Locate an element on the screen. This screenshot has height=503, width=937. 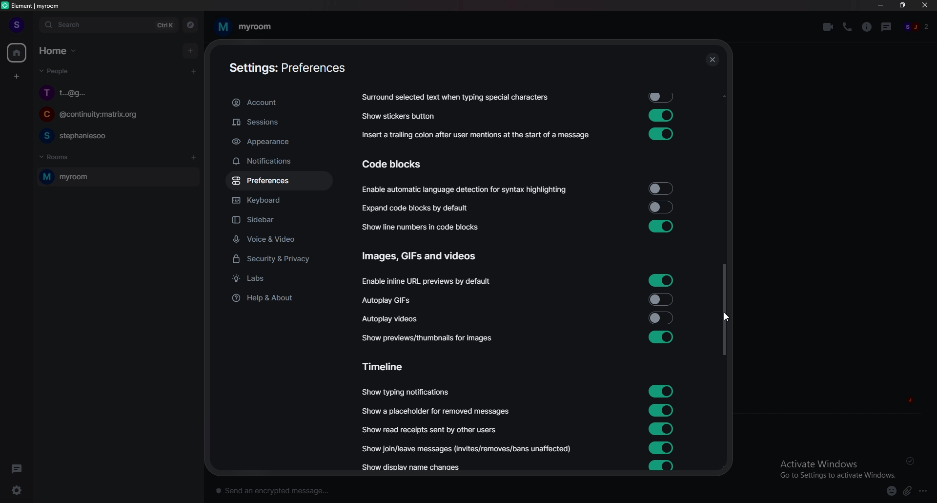
people is located at coordinates (917, 27).